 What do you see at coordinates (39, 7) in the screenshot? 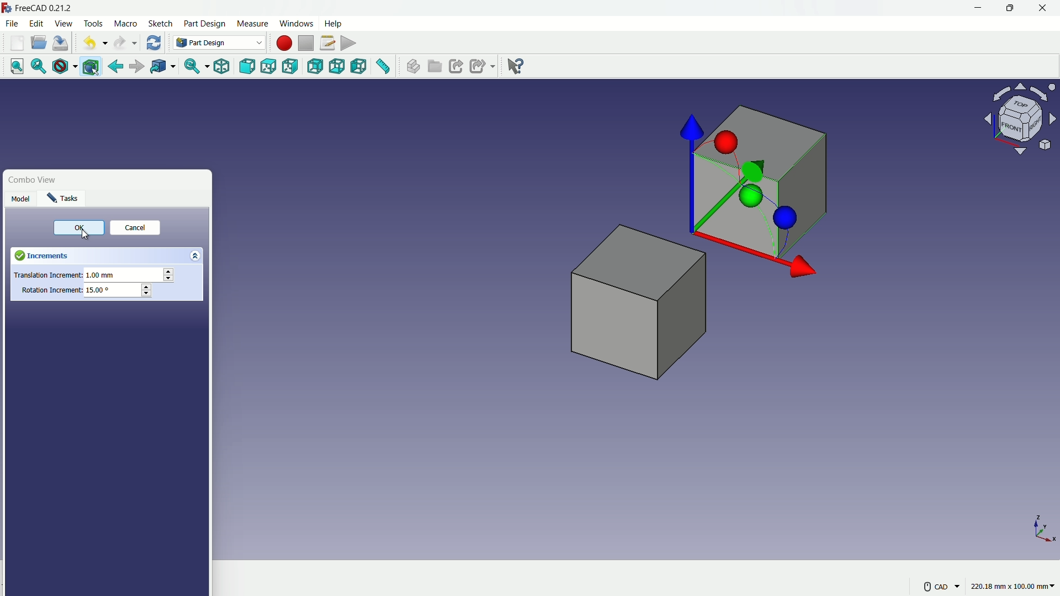
I see `FreeCAD 0.21.2` at bounding box center [39, 7].